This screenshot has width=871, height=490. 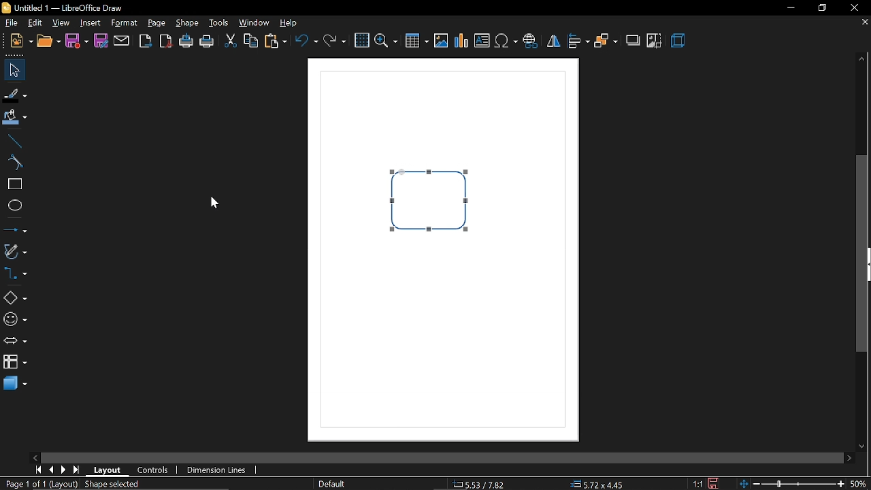 I want to click on 3d effect, so click(x=679, y=42).